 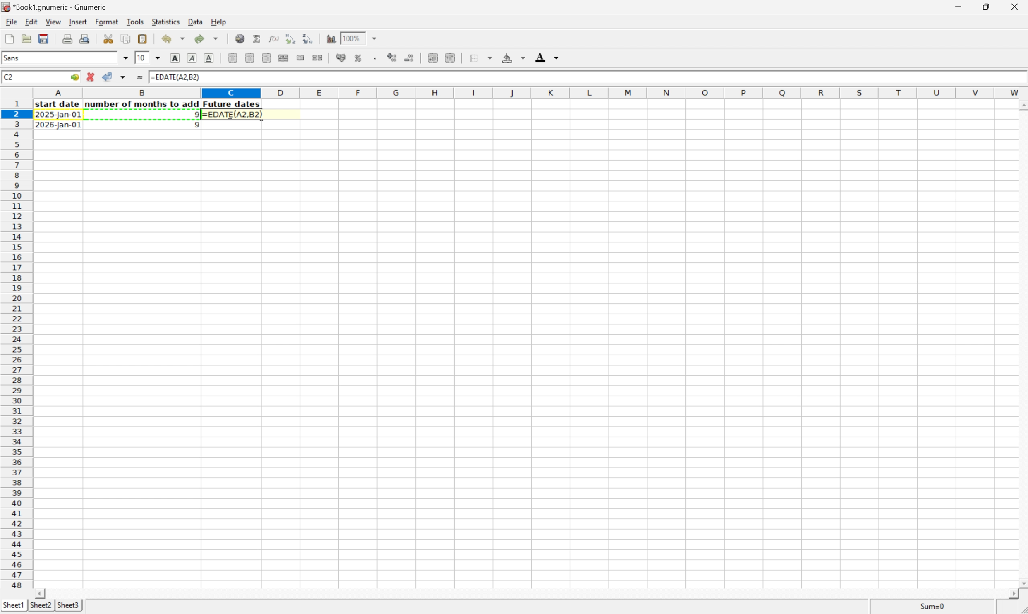 What do you see at coordinates (31, 21) in the screenshot?
I see `Edit` at bounding box center [31, 21].